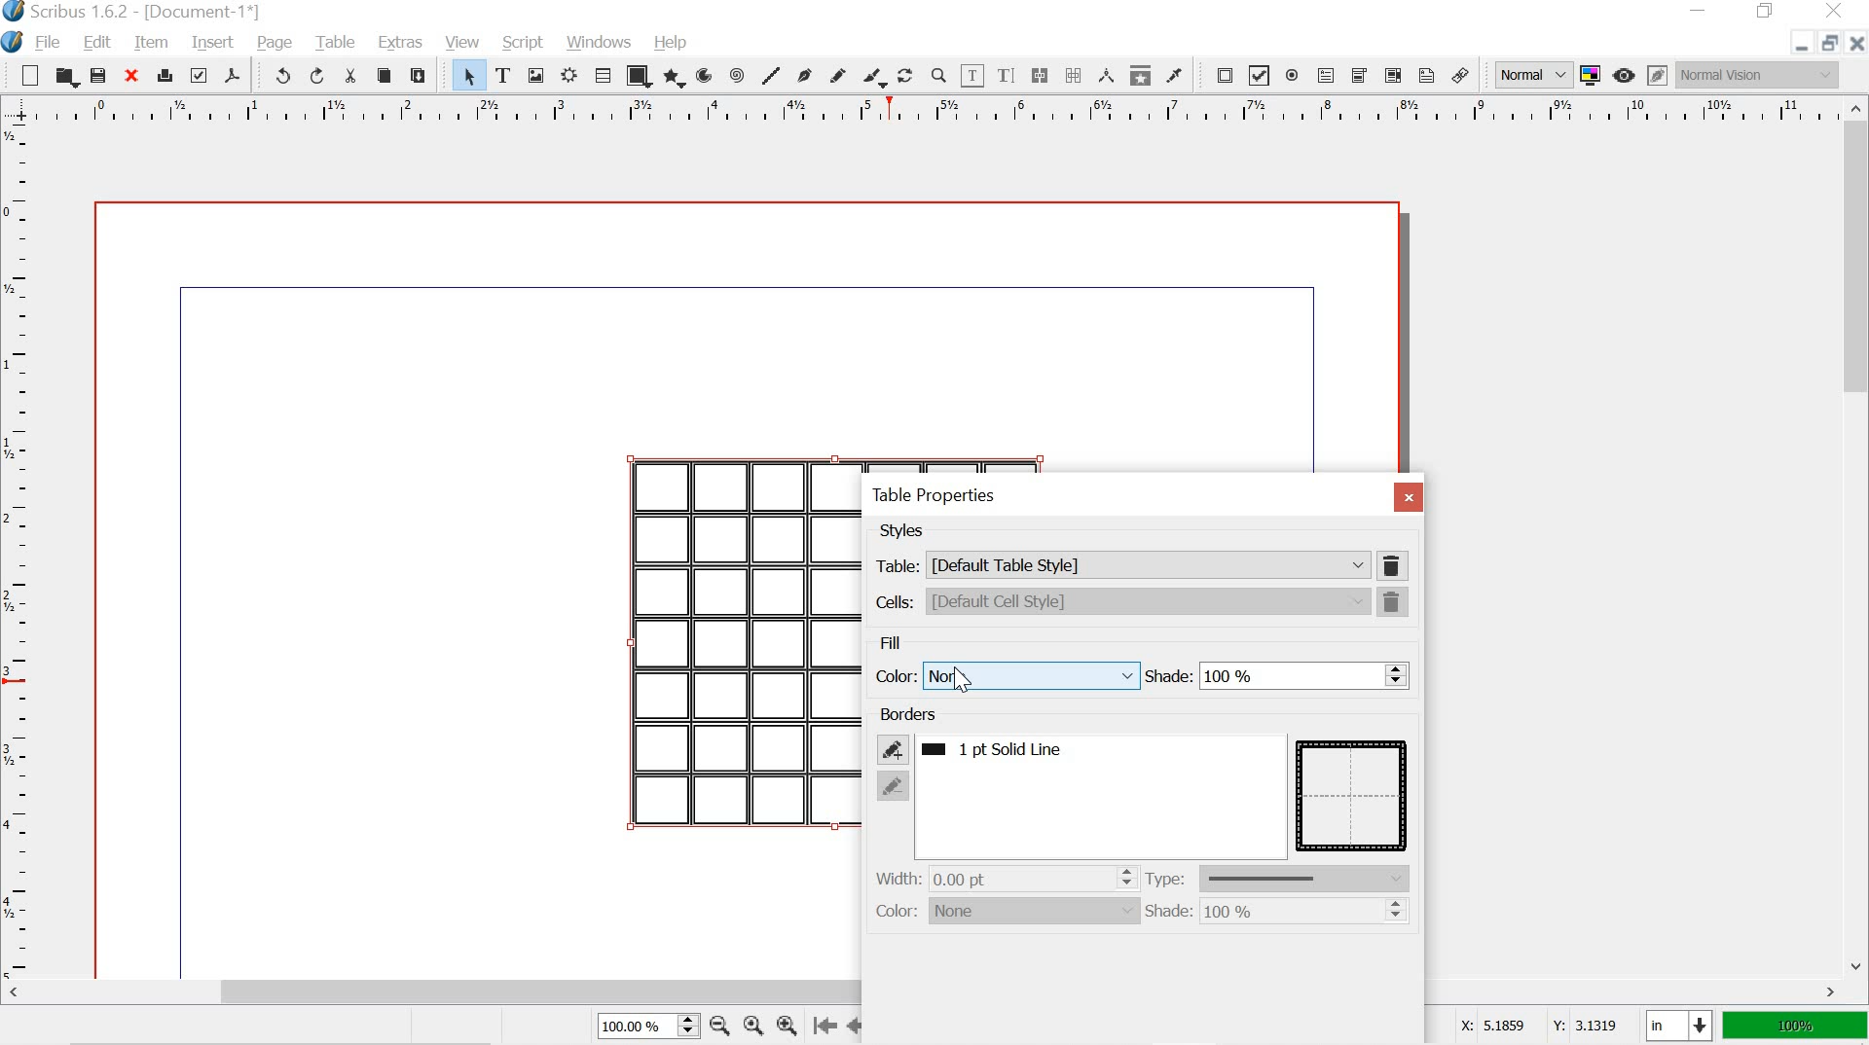 This screenshot has height=1045, width=1869. Describe the element at coordinates (627, 1028) in the screenshot. I see `100.00%` at that location.